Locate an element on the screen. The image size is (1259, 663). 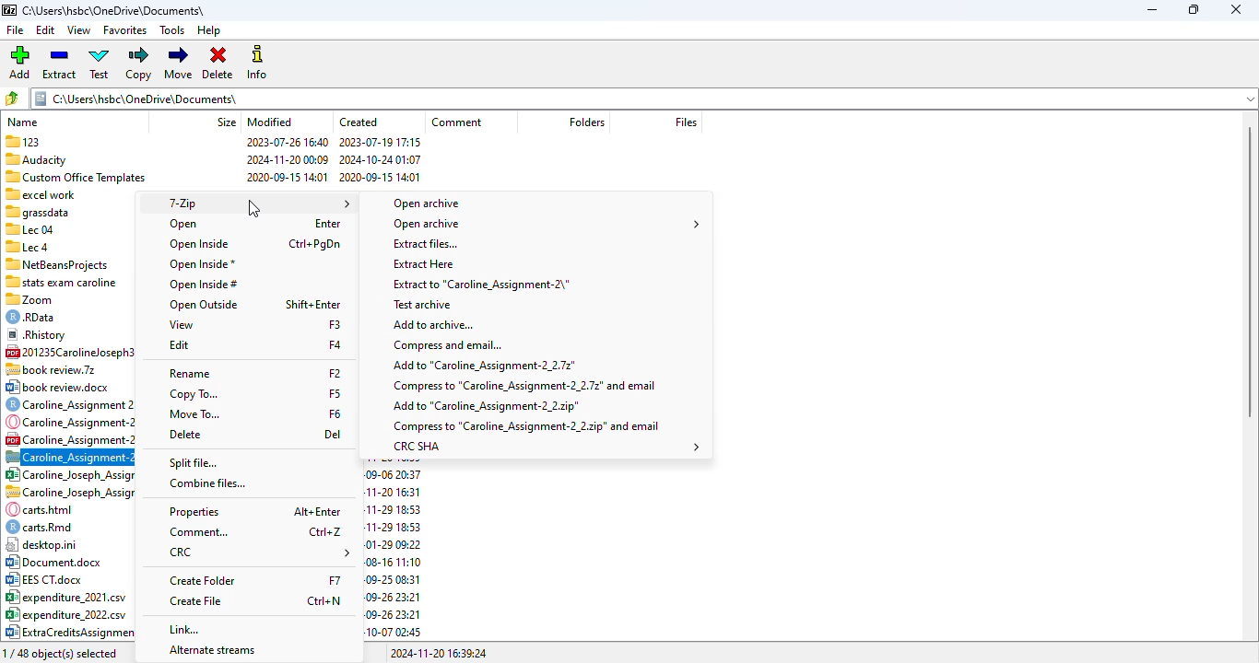
1/ 48 object(s) selected is located at coordinates (68, 652).